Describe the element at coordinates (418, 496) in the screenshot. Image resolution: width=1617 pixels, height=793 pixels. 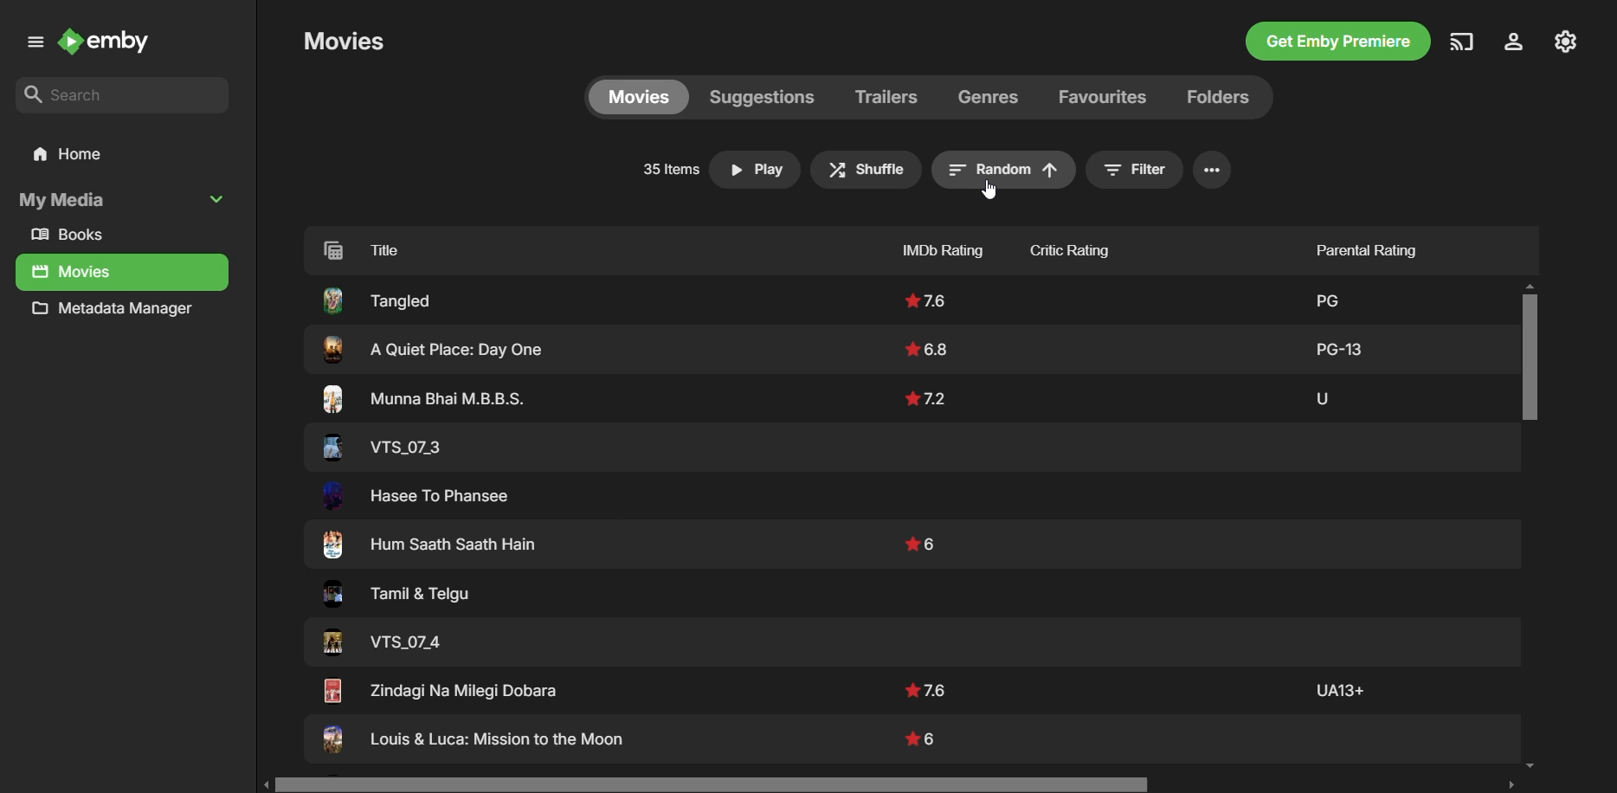
I see `` at that location.